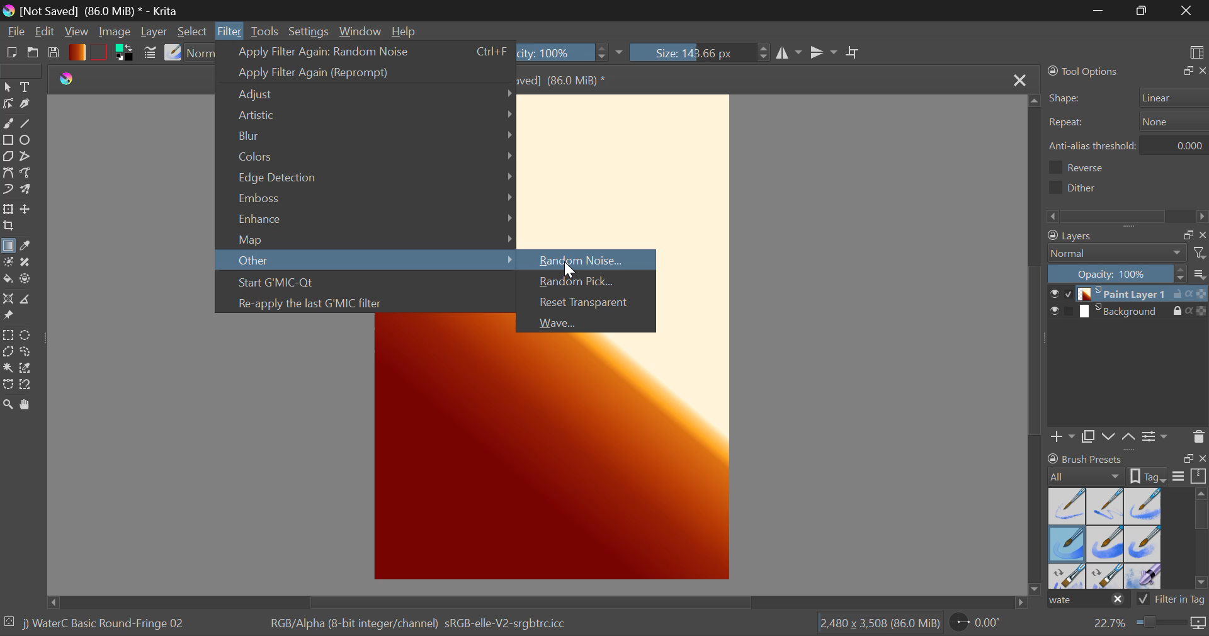  Describe the element at coordinates (77, 52) in the screenshot. I see `Gradient` at that location.